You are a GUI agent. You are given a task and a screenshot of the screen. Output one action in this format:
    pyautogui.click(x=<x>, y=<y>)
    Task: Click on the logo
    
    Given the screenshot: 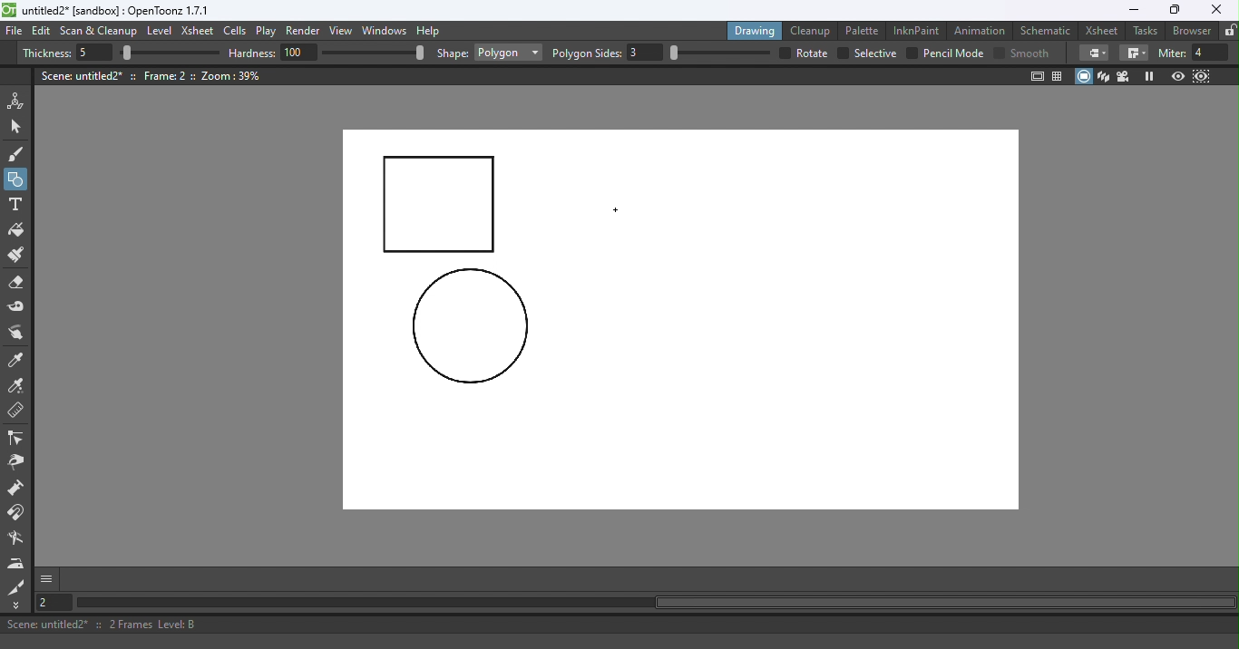 What is the action you would take?
    pyautogui.click(x=9, y=10)
    